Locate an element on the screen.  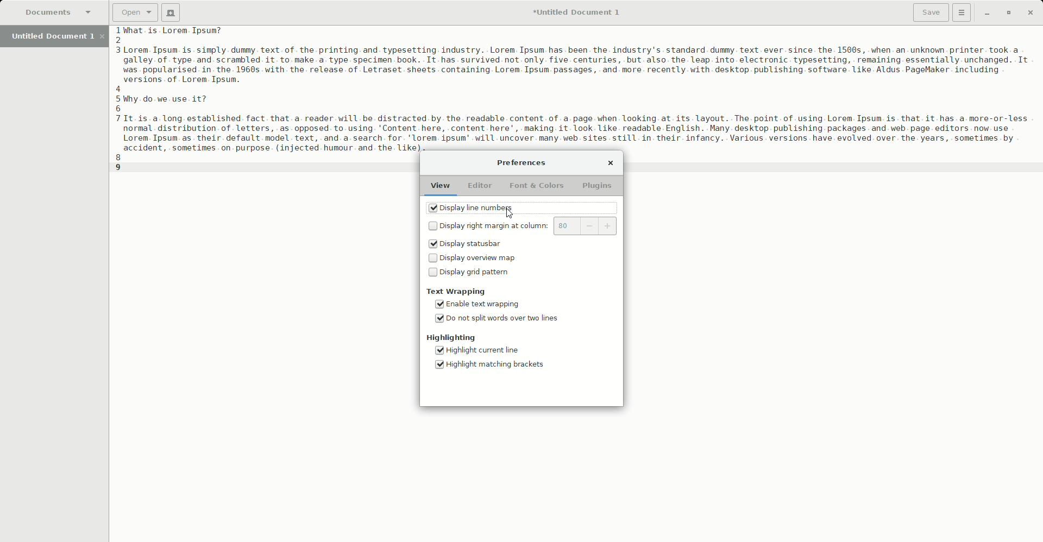
New is located at coordinates (170, 12).